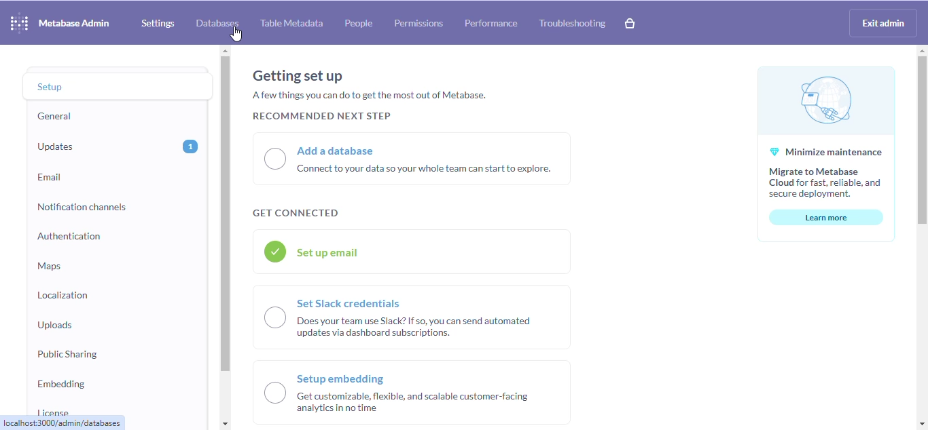 The image size is (928, 430). What do you see at coordinates (158, 23) in the screenshot?
I see `settings` at bounding box center [158, 23].